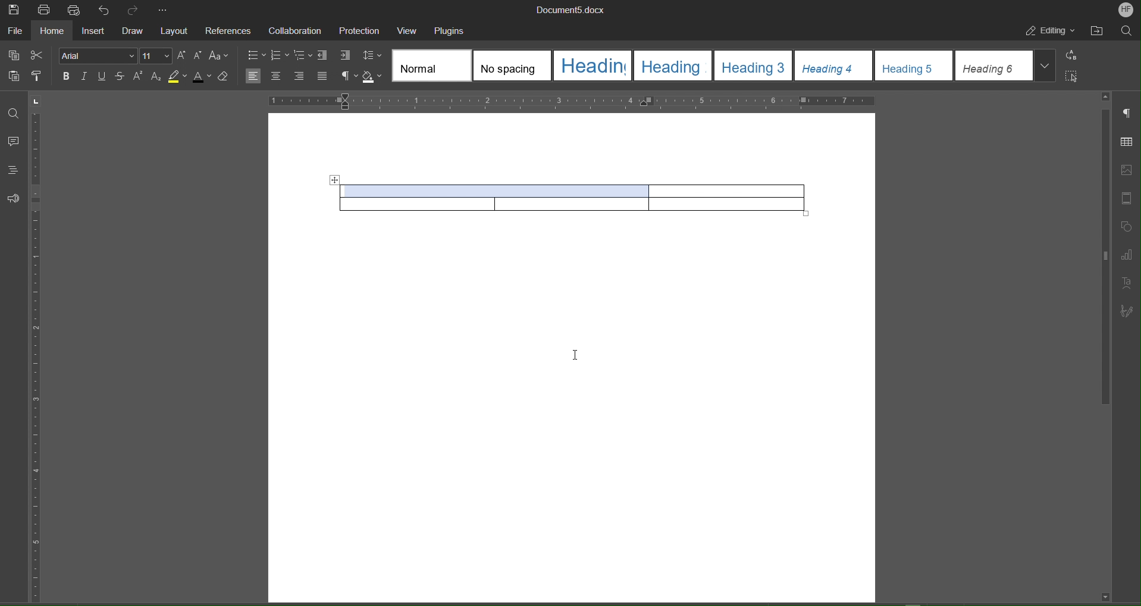 This screenshot has height=606, width=1141. I want to click on Find, so click(14, 114).